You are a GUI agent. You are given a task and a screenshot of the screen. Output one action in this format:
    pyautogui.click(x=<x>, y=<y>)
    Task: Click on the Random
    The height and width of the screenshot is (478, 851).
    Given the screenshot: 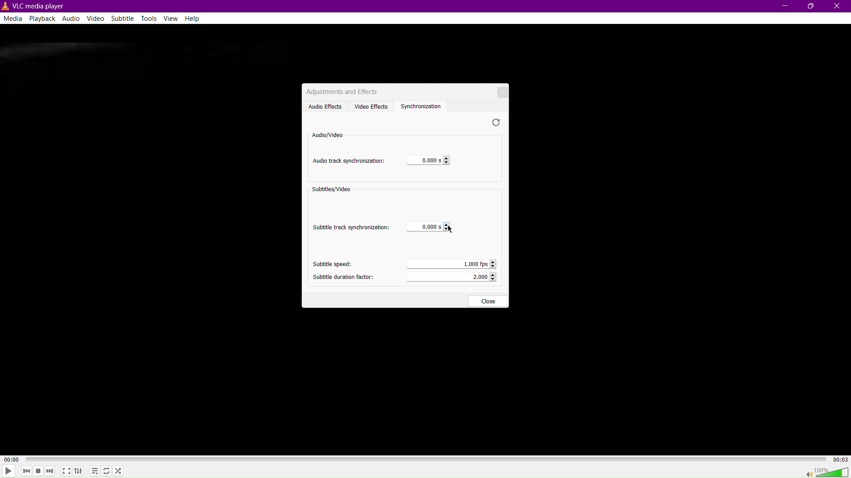 What is the action you would take?
    pyautogui.click(x=120, y=471)
    